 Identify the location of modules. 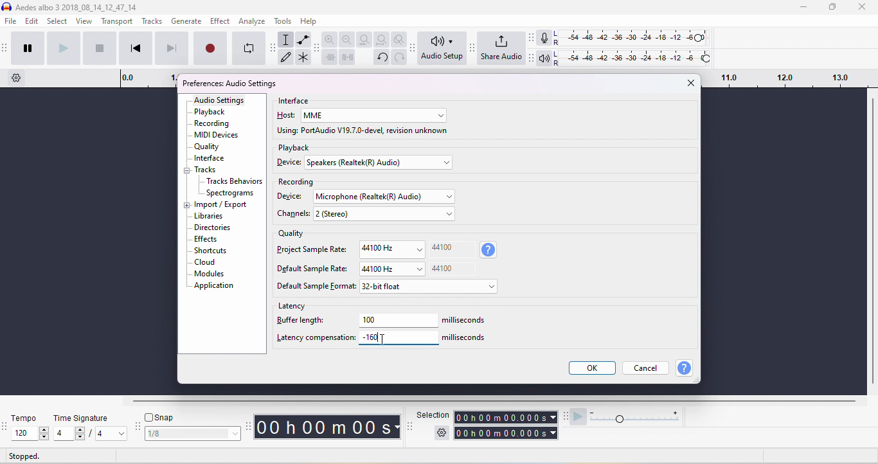
(208, 274).